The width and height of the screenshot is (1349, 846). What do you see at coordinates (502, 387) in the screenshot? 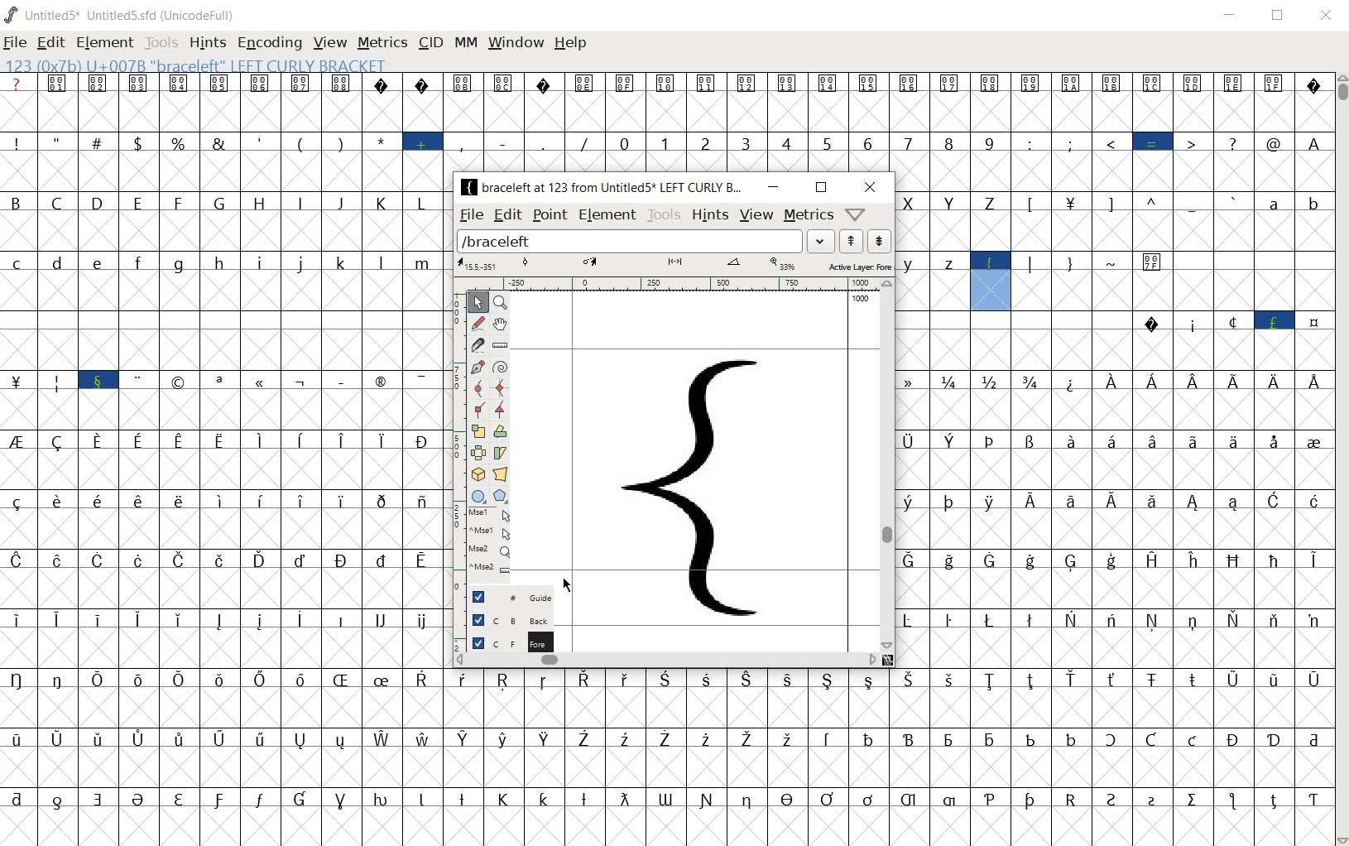
I see `add a curve point always either horizontal or vertical` at bounding box center [502, 387].